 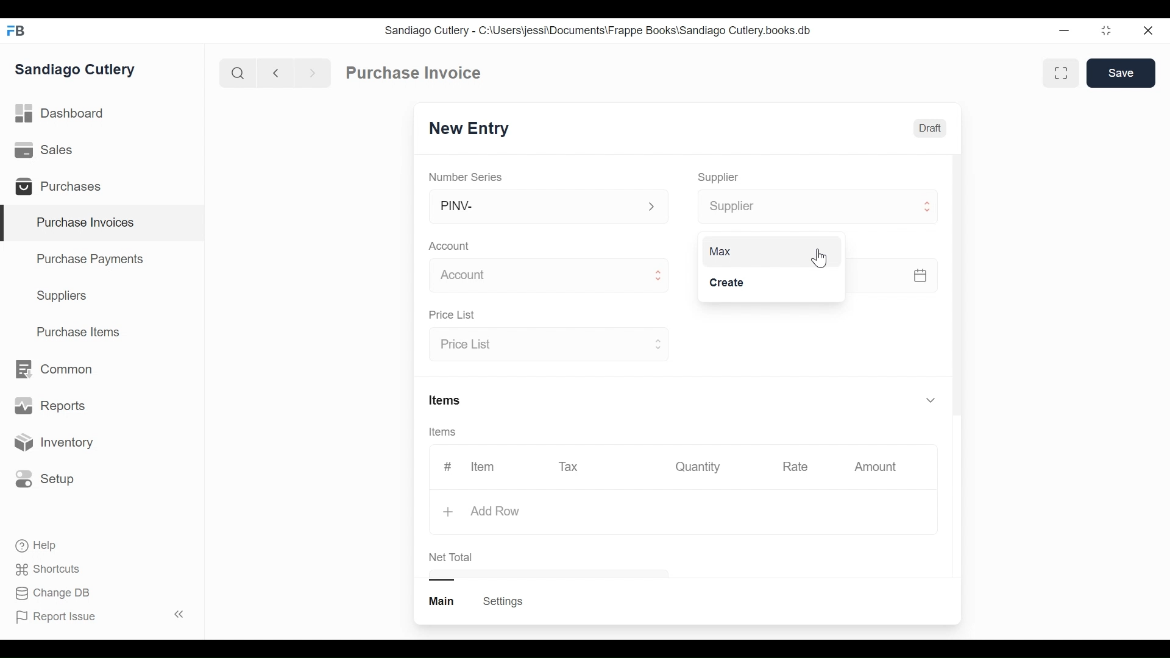 I want to click on Common, so click(x=52, y=369).